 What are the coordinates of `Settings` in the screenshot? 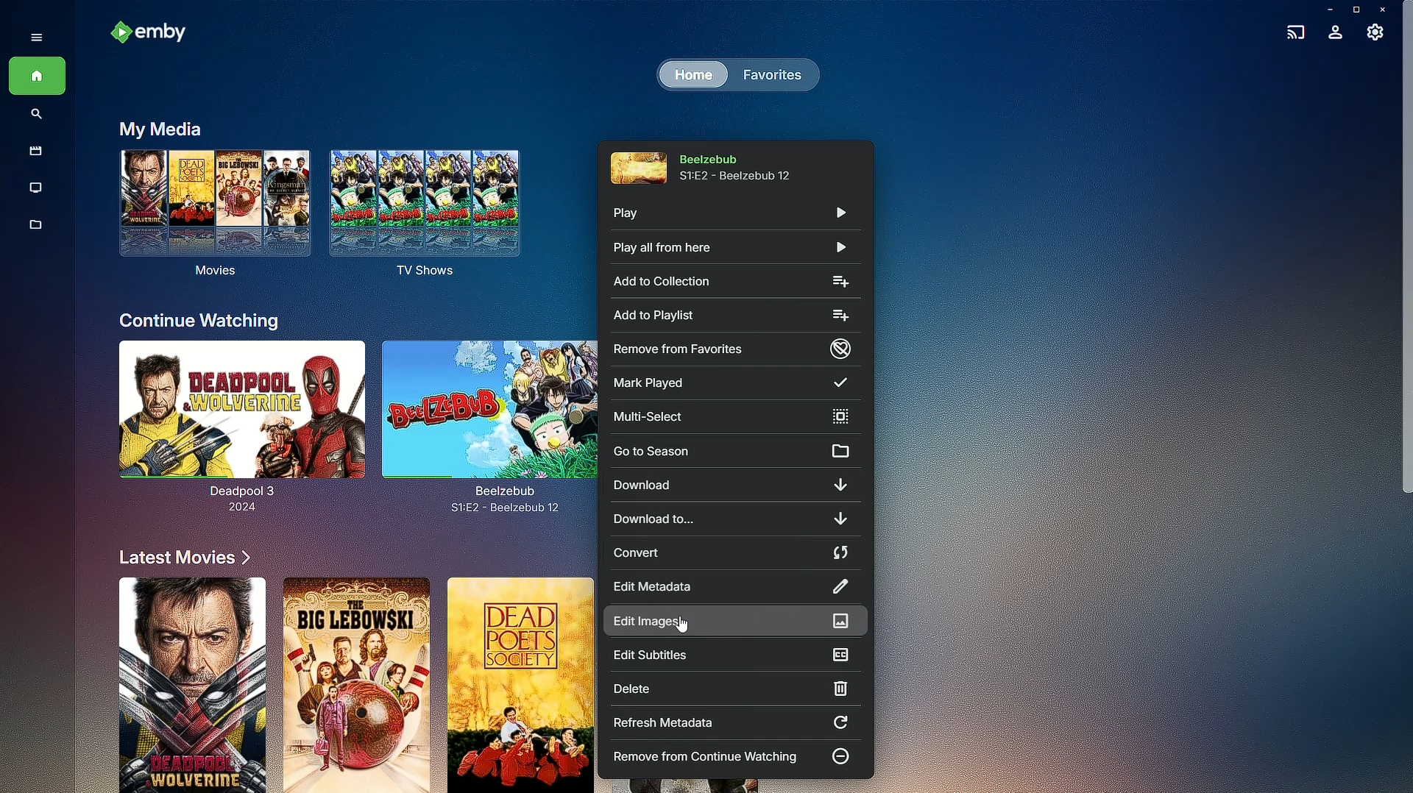 It's located at (1376, 36).